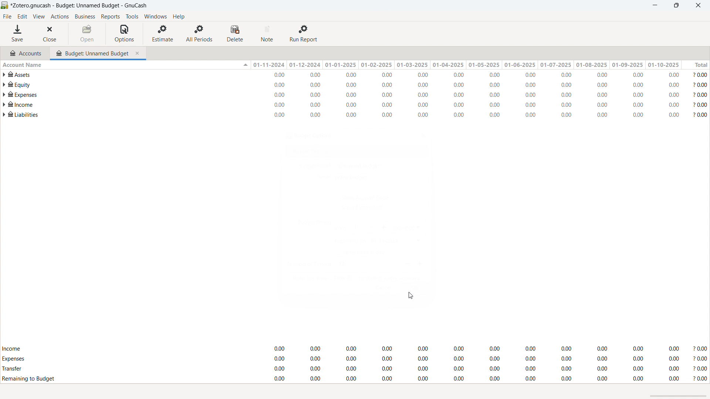  Describe the element at coordinates (696, 65) in the screenshot. I see `total` at that location.